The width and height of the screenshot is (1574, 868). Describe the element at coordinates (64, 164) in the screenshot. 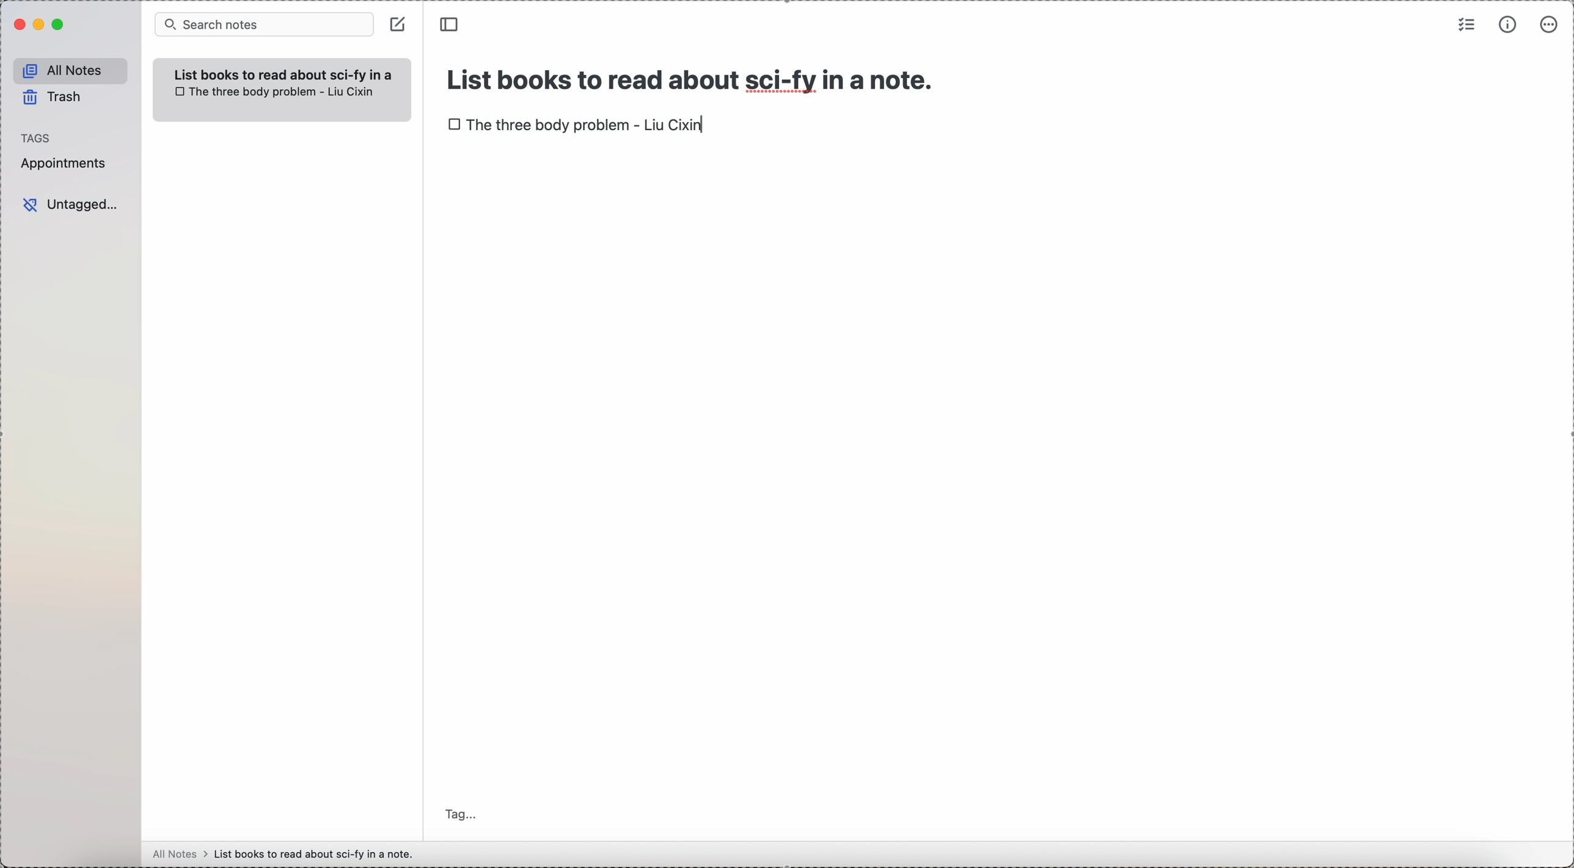

I see `appointments tag` at that location.